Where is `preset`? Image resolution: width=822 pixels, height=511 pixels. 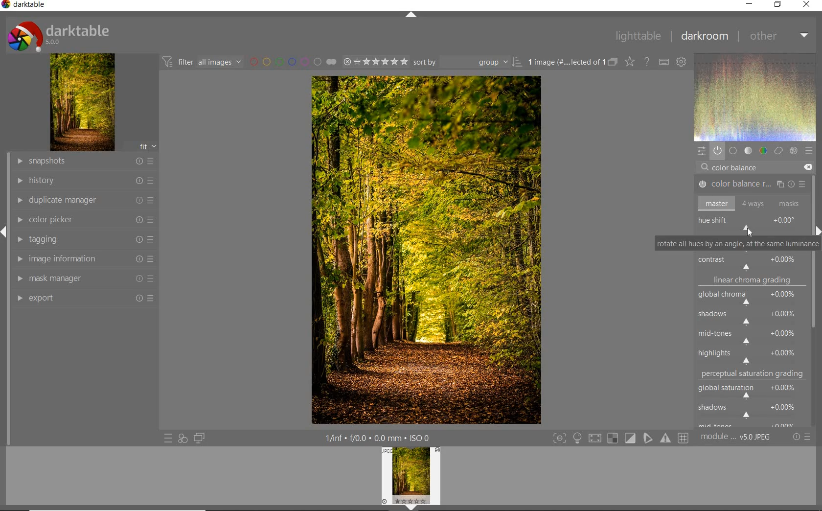 preset is located at coordinates (808, 150).